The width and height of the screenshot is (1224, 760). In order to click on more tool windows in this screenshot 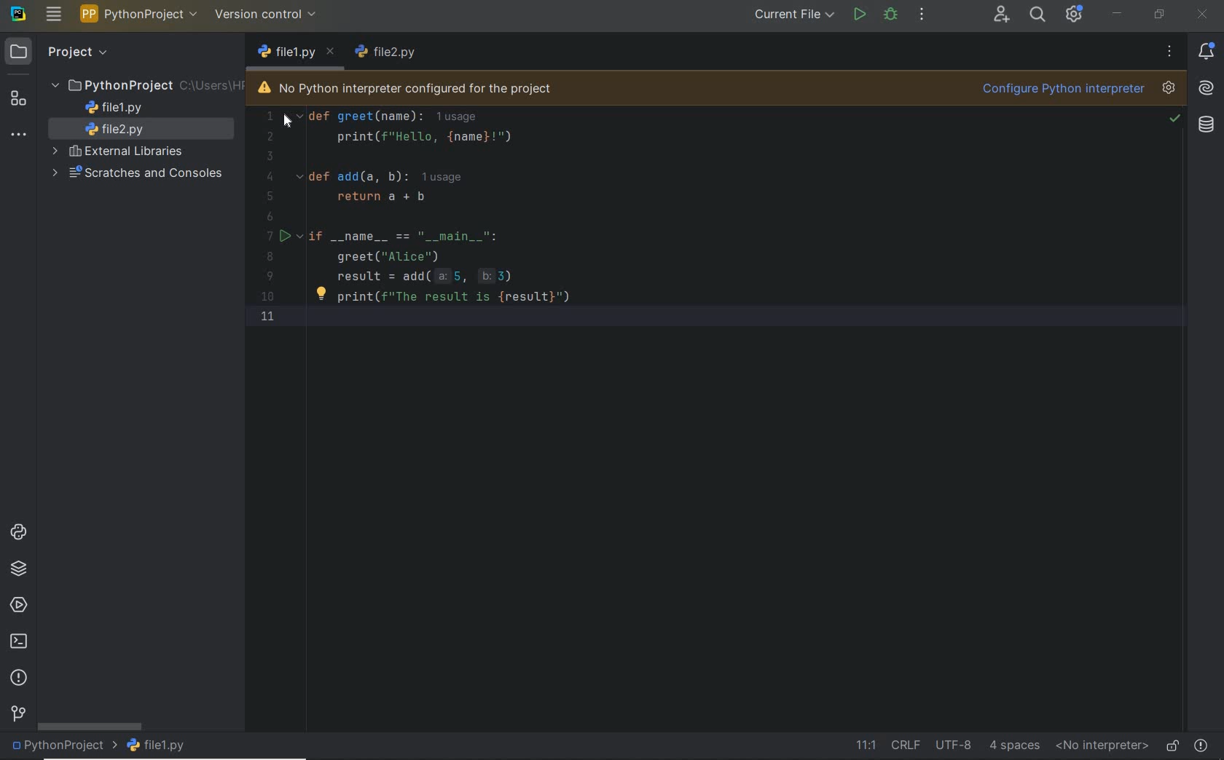, I will do `click(19, 137)`.